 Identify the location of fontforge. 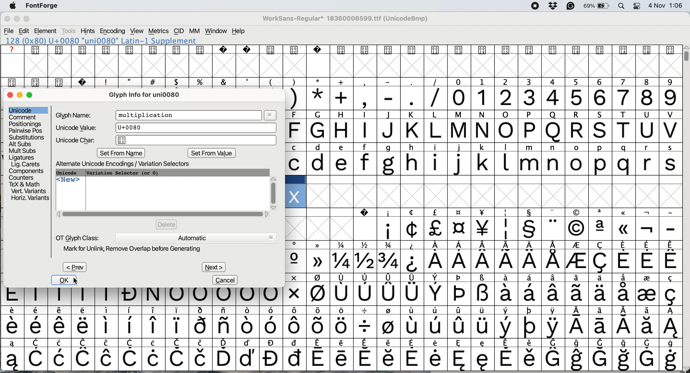
(44, 7).